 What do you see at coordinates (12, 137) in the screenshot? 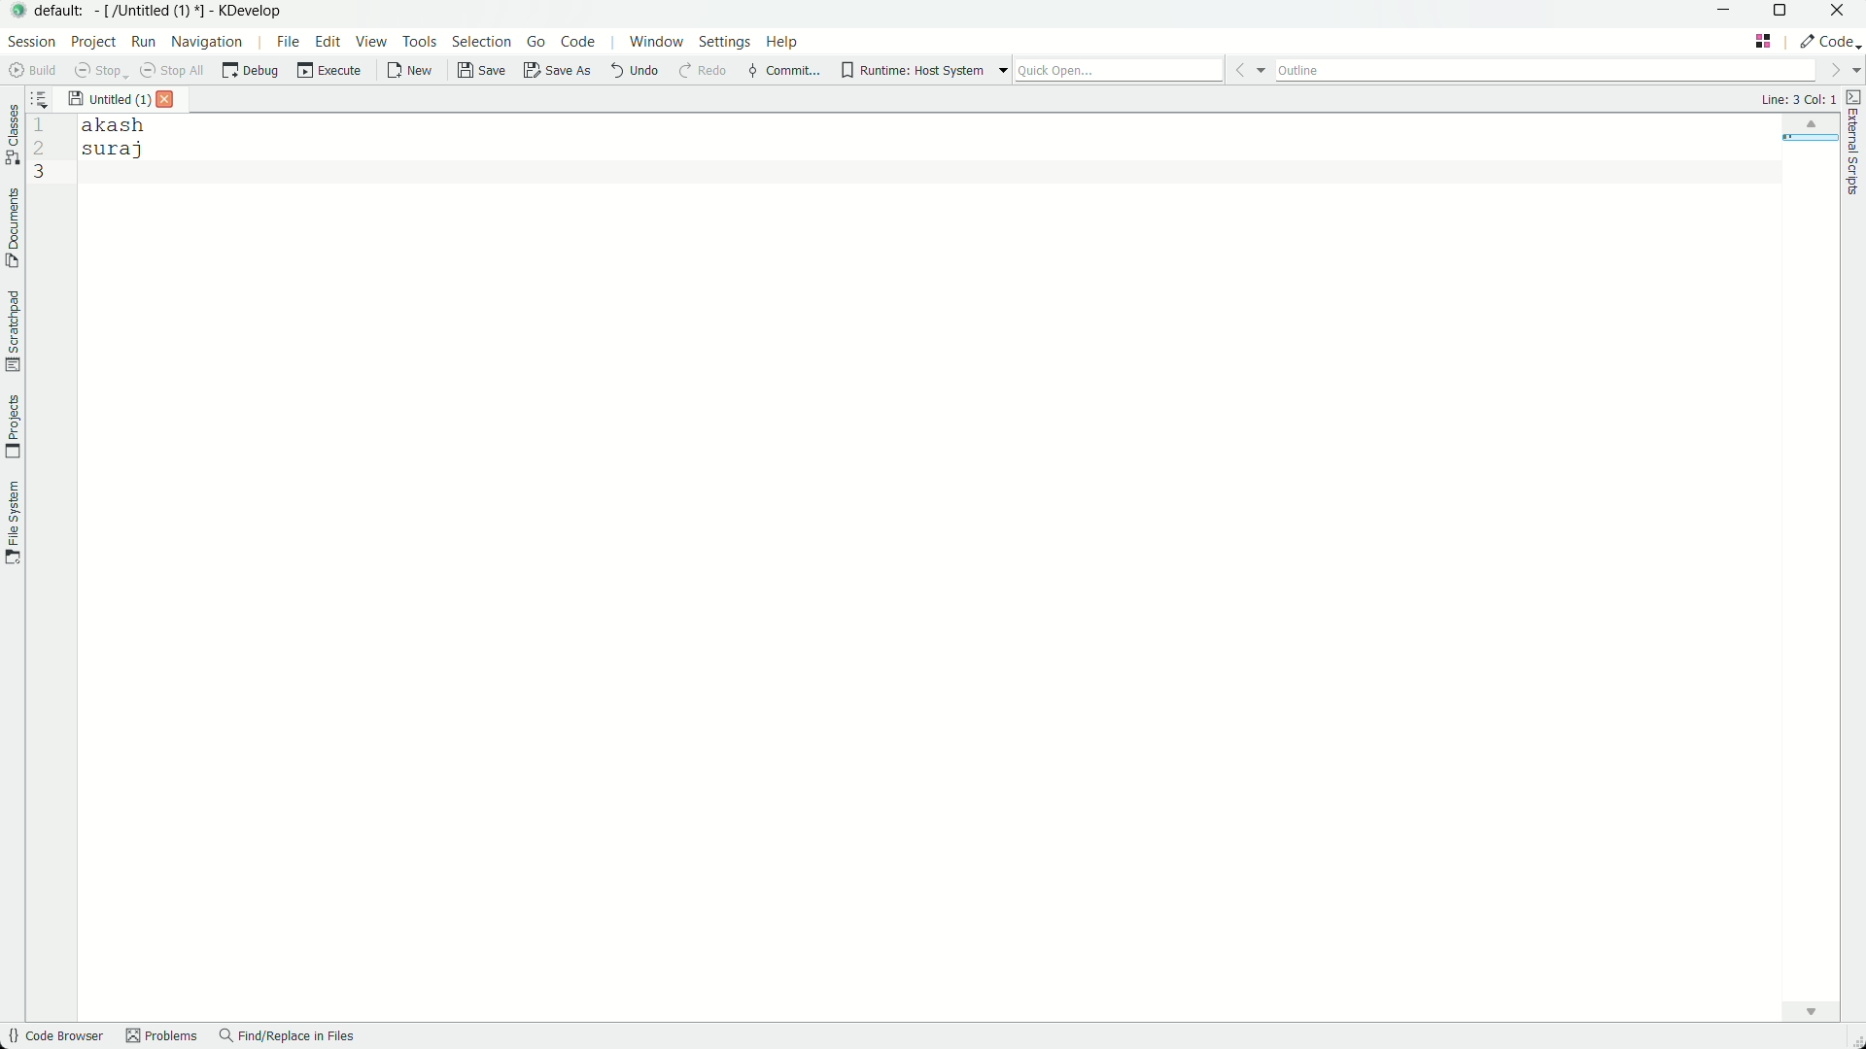
I see `classes` at bounding box center [12, 137].